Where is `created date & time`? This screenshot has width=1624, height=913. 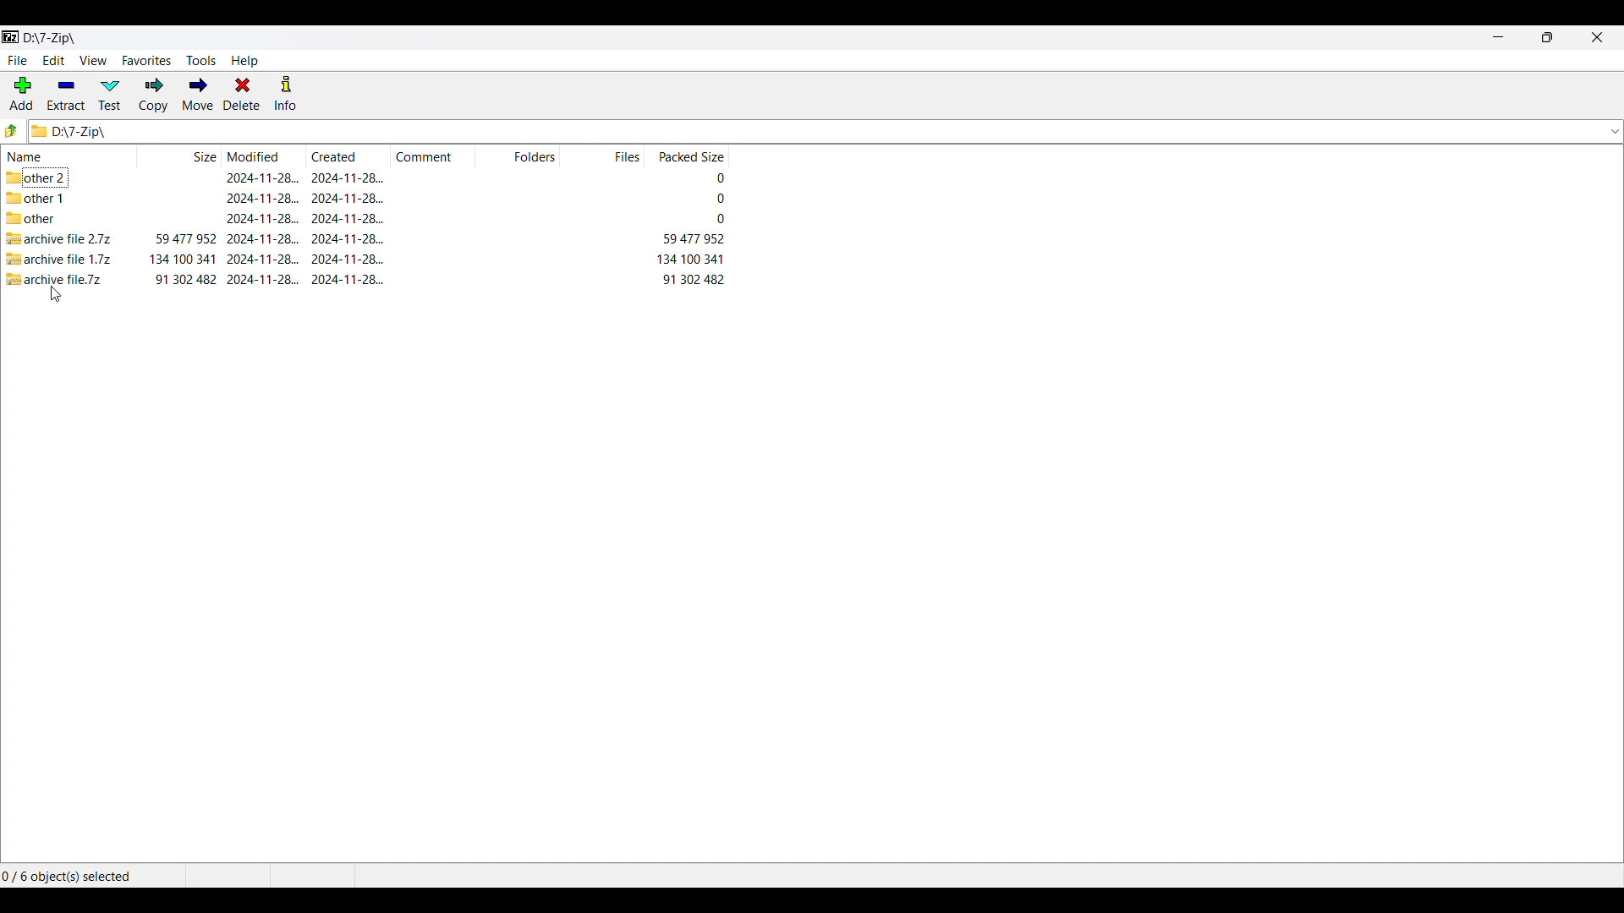 created date & time is located at coordinates (347, 198).